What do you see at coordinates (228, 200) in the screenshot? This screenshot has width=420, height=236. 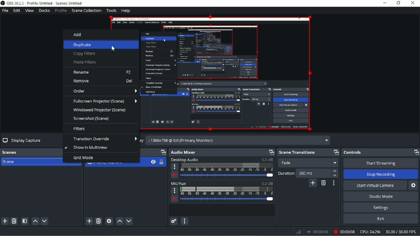 I see `Slider` at bounding box center [228, 200].